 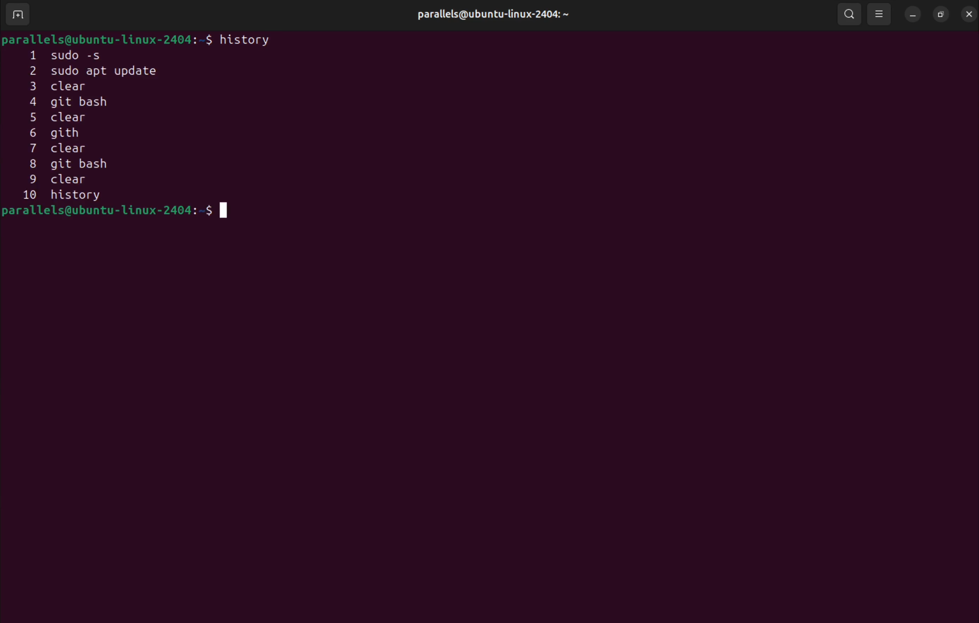 What do you see at coordinates (120, 213) in the screenshot?
I see `bash prompt` at bounding box center [120, 213].